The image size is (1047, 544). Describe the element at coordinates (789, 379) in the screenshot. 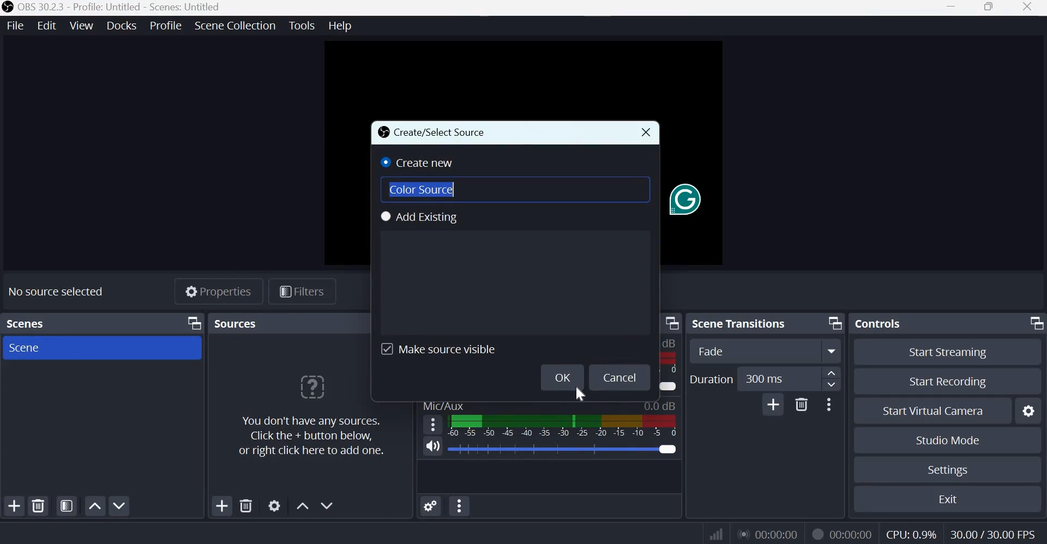

I see `Duration Input` at that location.